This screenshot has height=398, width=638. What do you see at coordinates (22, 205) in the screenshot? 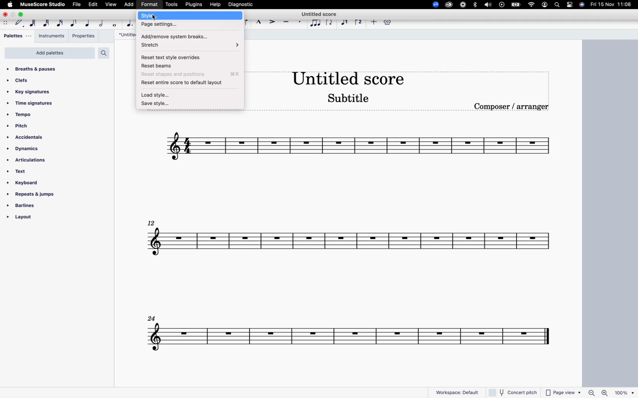
I see `barlines` at bounding box center [22, 205].